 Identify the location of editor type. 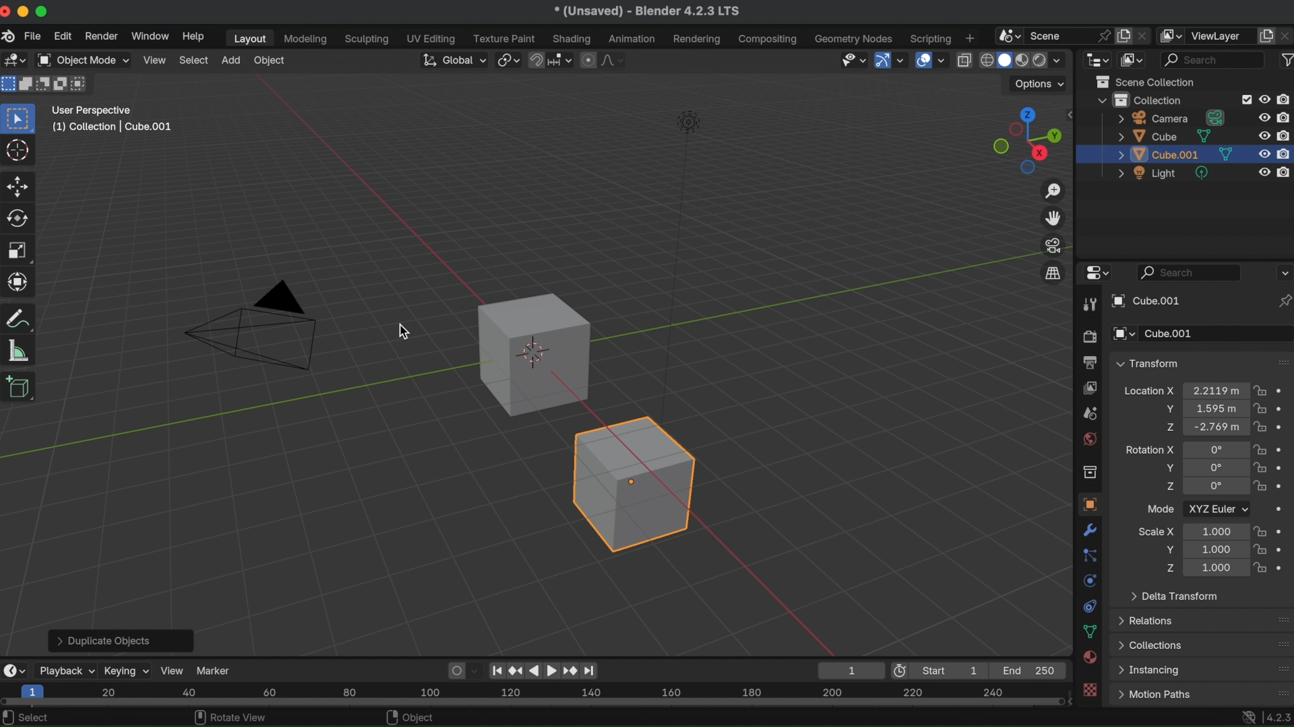
(1095, 273).